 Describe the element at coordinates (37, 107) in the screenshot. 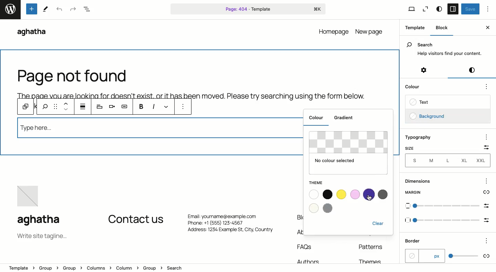

I see `previous tools` at that location.